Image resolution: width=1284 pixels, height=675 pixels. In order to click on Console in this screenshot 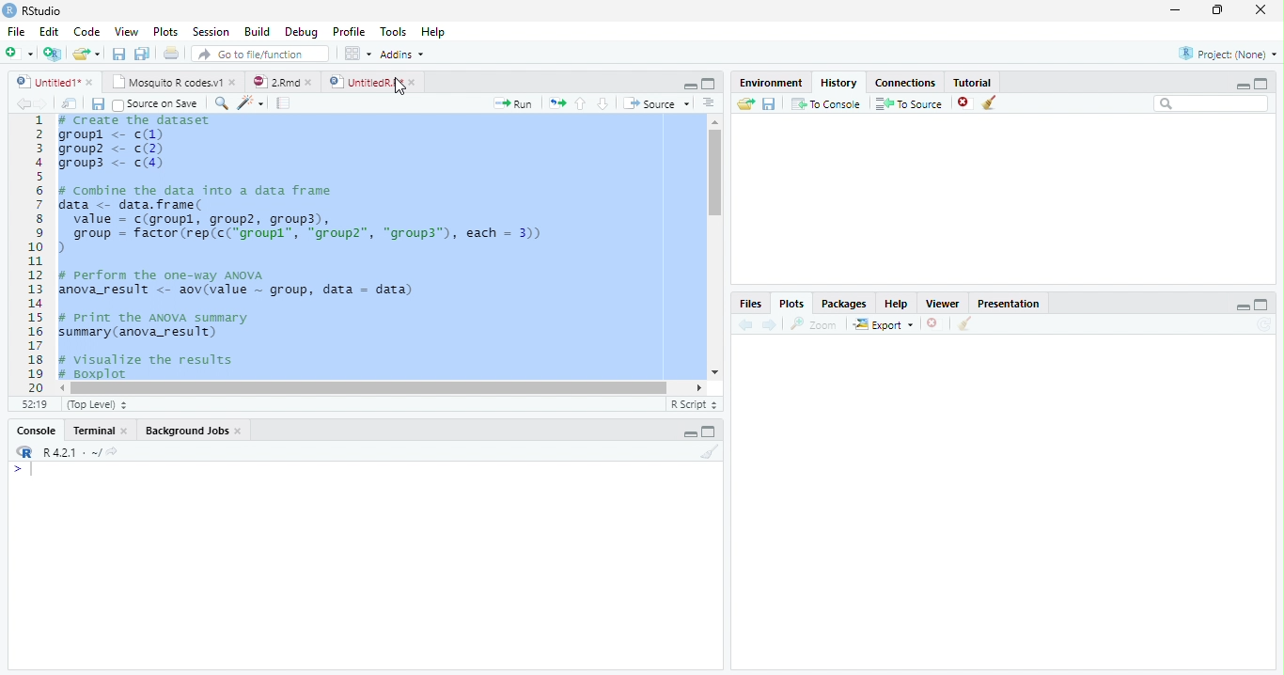, I will do `click(36, 432)`.